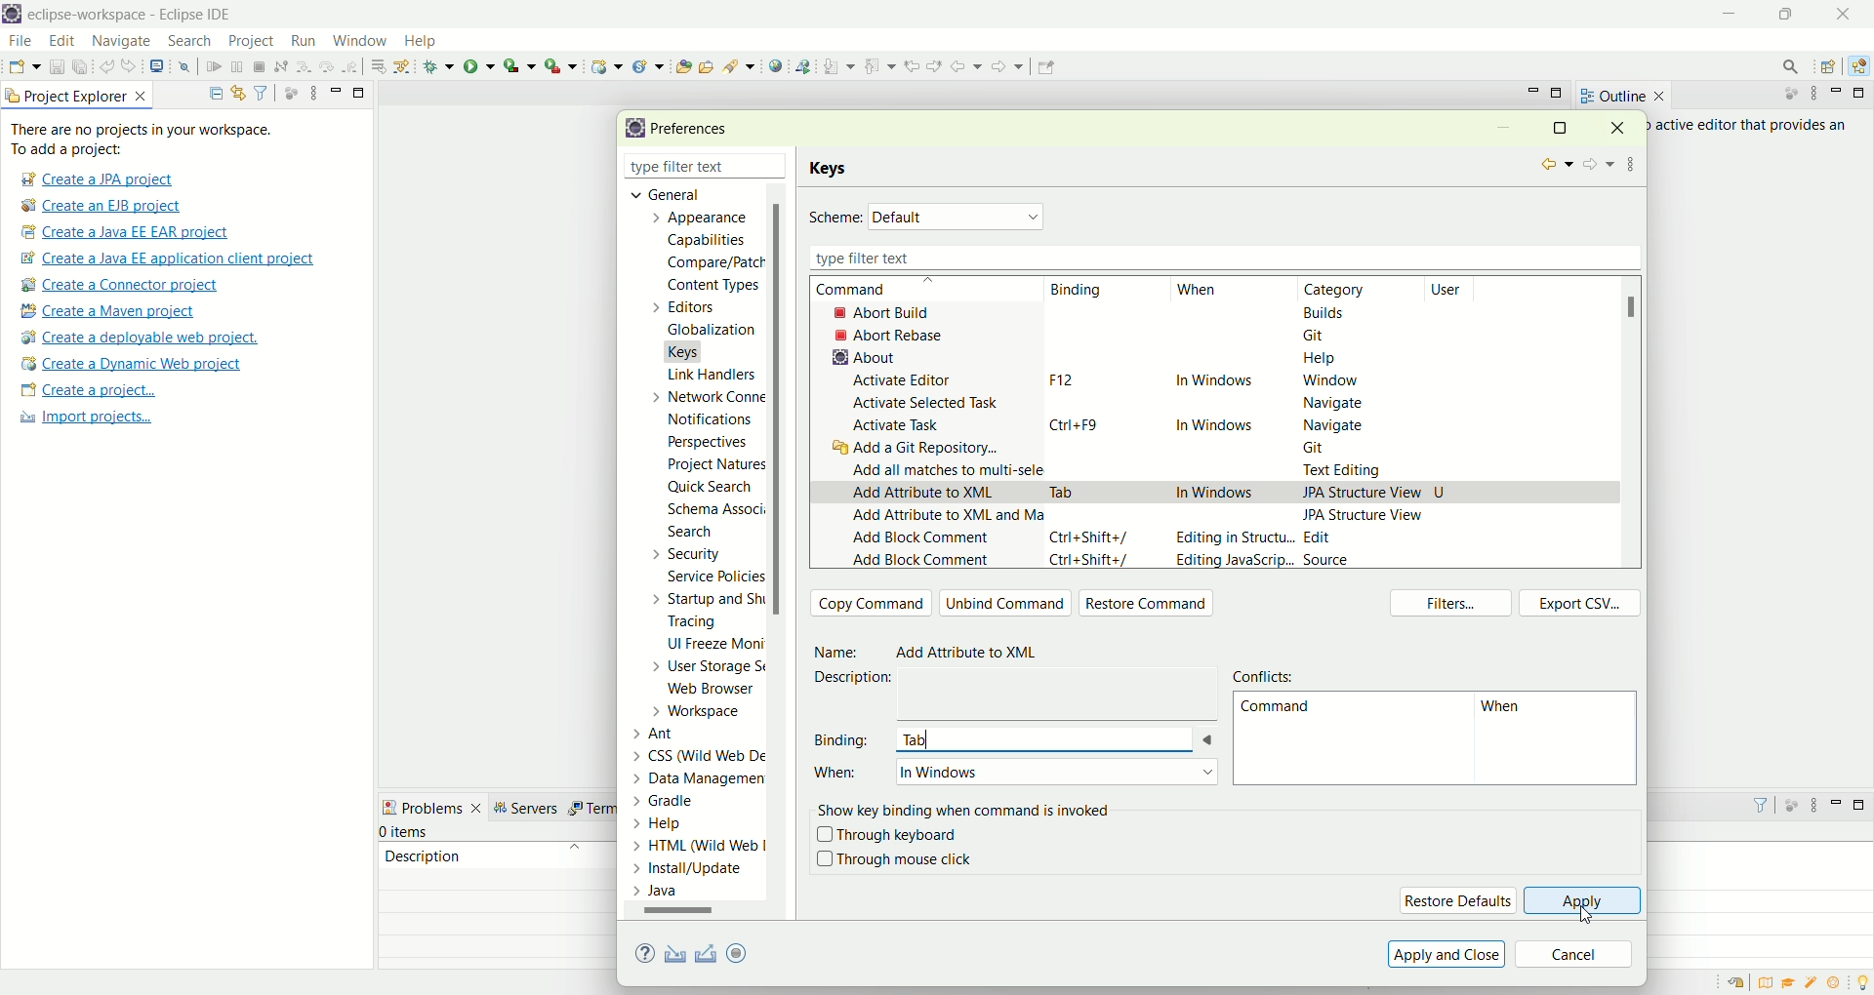  Describe the element at coordinates (1559, 127) in the screenshot. I see `maximize` at that location.